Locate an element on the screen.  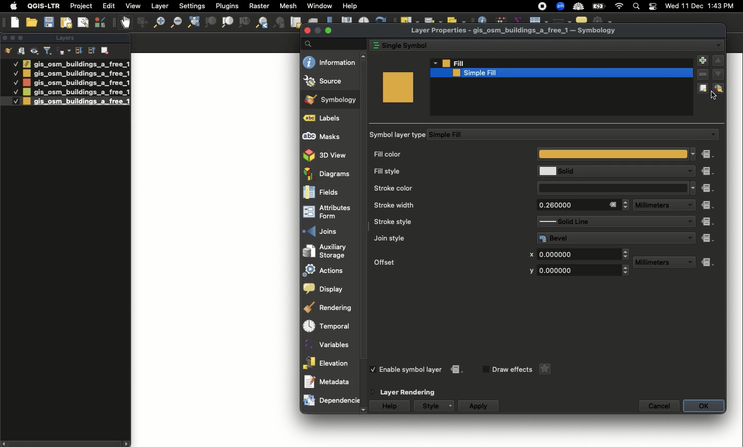
Solid Line is located at coordinates (606, 221).